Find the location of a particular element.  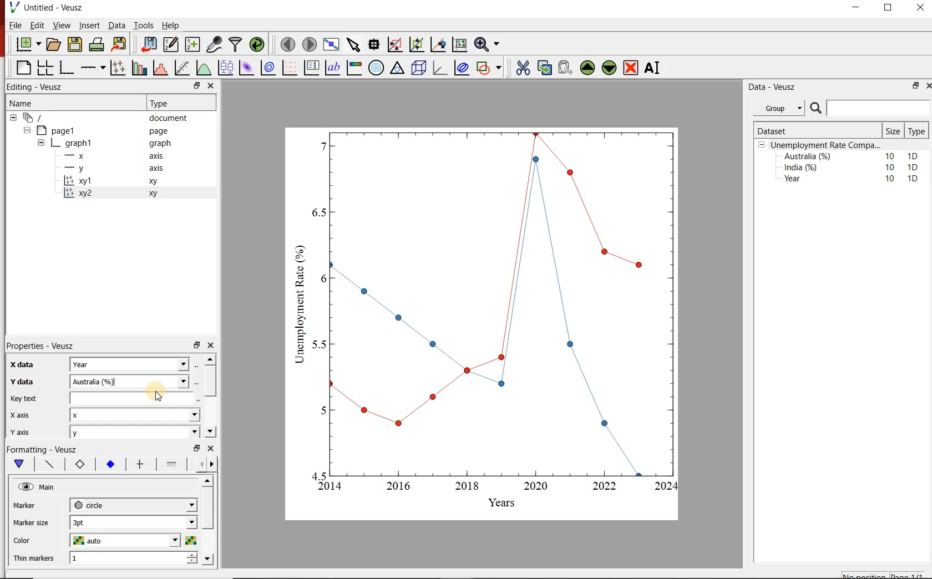

‘document is located at coordinates (104, 117).